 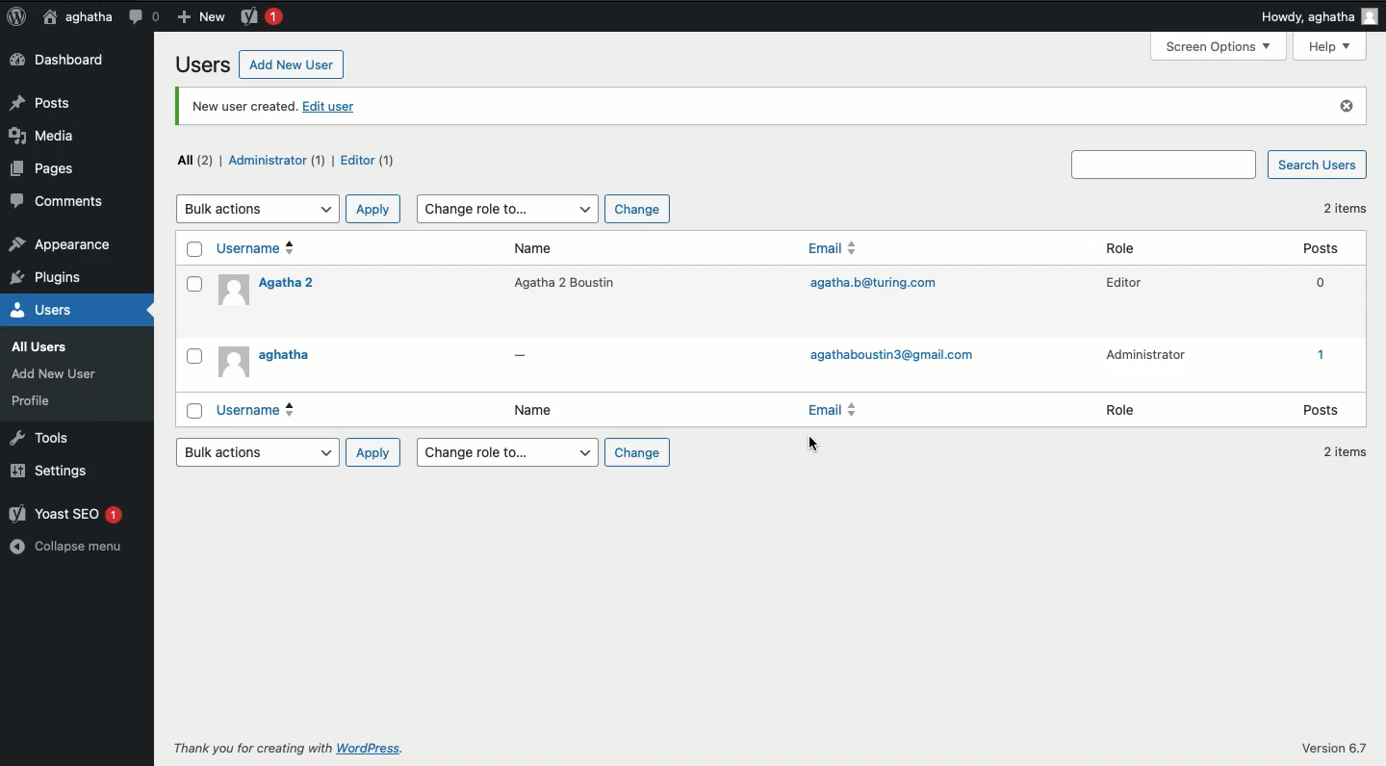 What do you see at coordinates (543, 250) in the screenshot?
I see `Name` at bounding box center [543, 250].